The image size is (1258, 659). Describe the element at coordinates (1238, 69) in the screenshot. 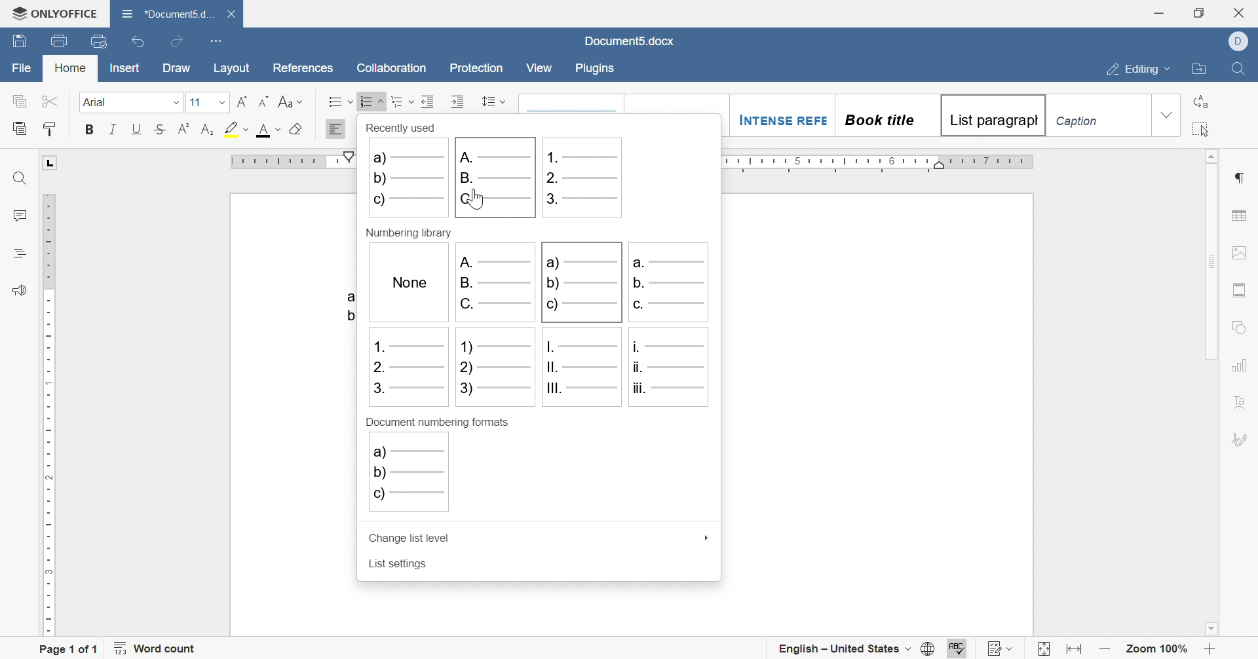

I see `find` at that location.